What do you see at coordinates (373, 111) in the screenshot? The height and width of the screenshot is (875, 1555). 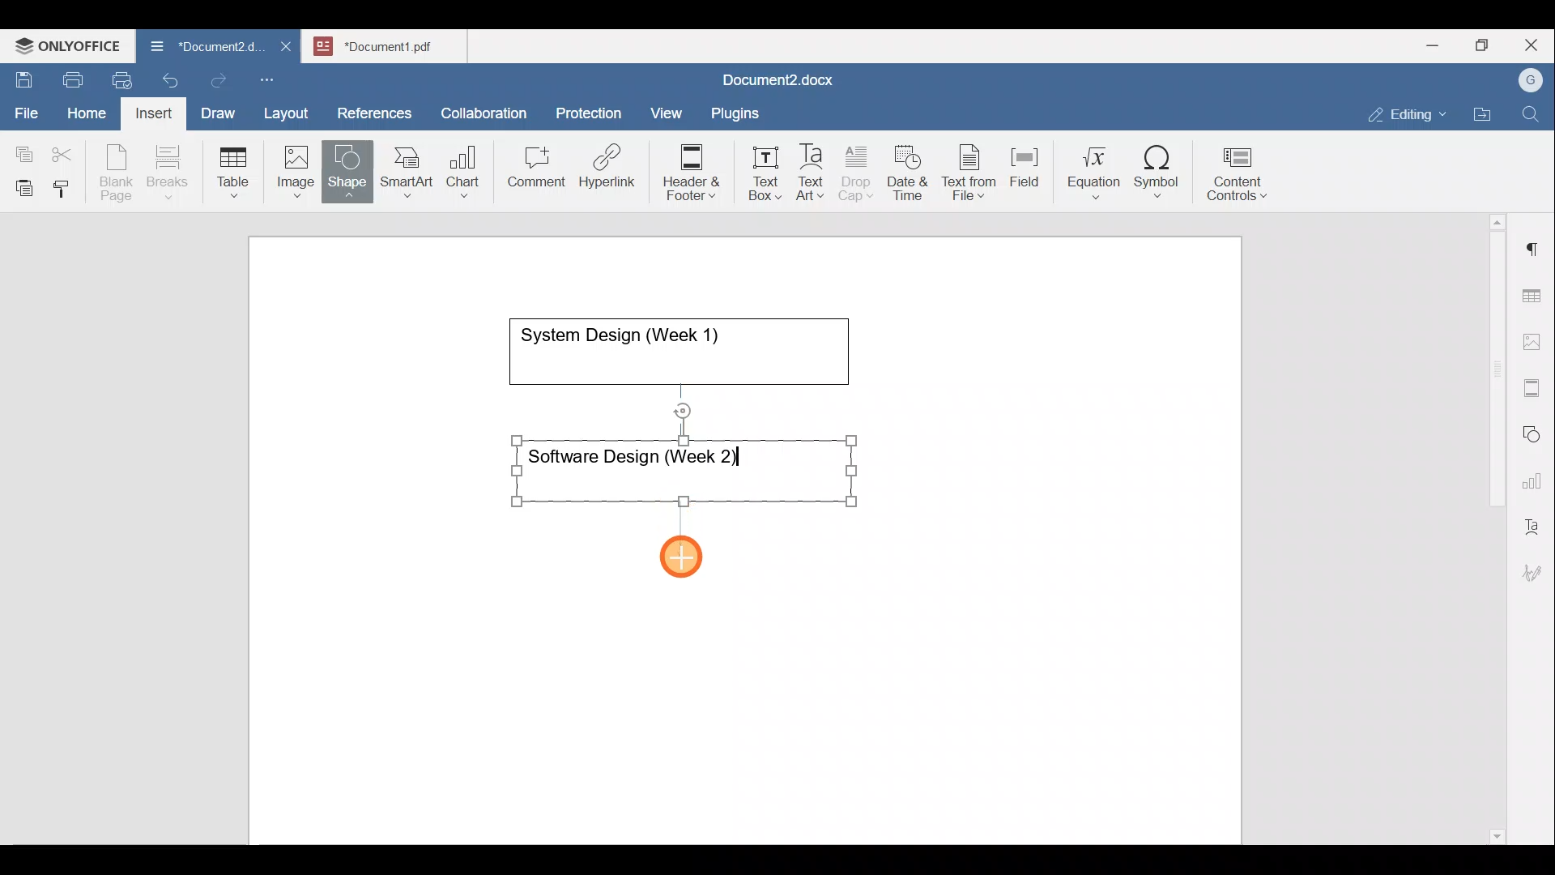 I see `References` at bounding box center [373, 111].